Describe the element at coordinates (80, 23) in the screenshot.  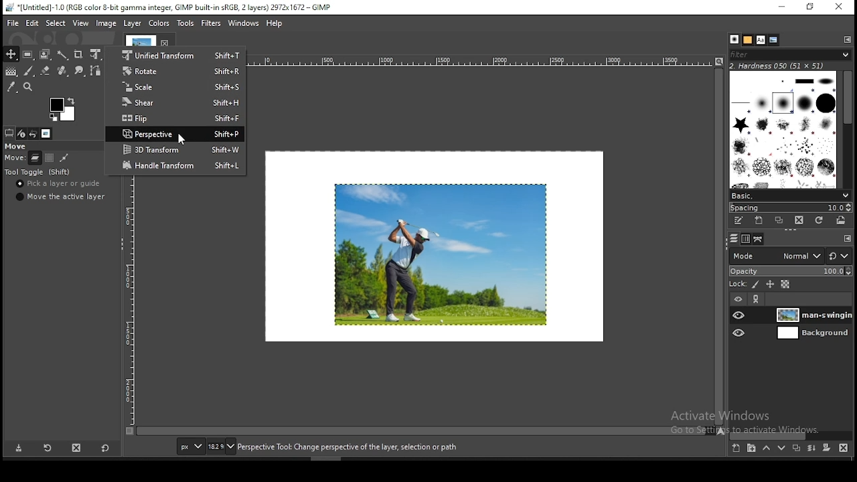
I see `view` at that location.